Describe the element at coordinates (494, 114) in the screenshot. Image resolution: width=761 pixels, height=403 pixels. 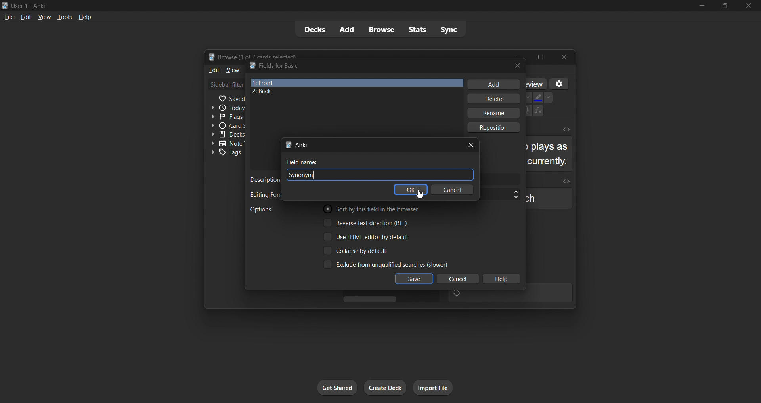
I see `rename field` at that location.